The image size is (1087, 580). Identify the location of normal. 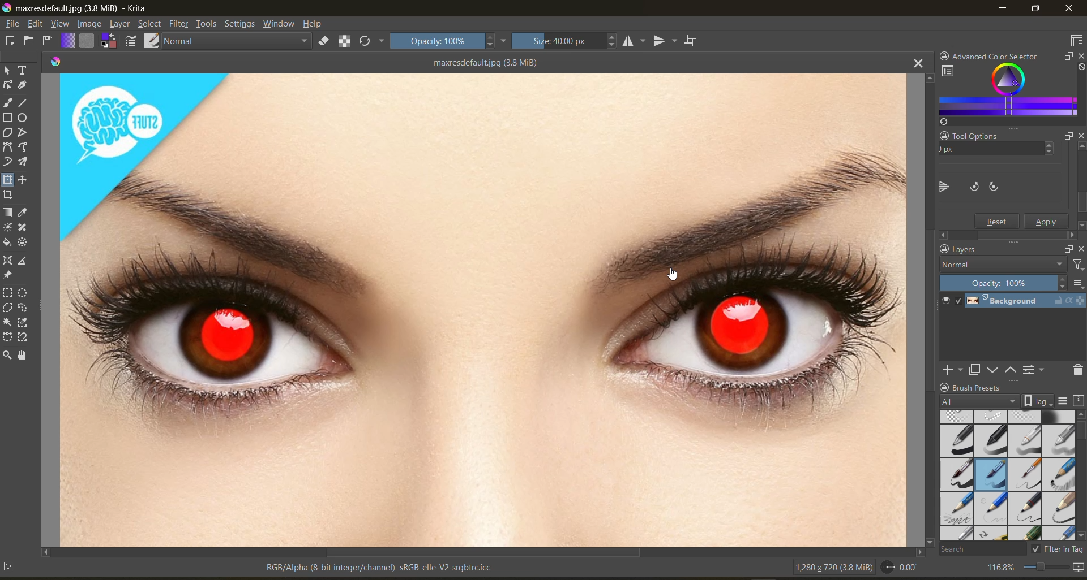
(241, 41).